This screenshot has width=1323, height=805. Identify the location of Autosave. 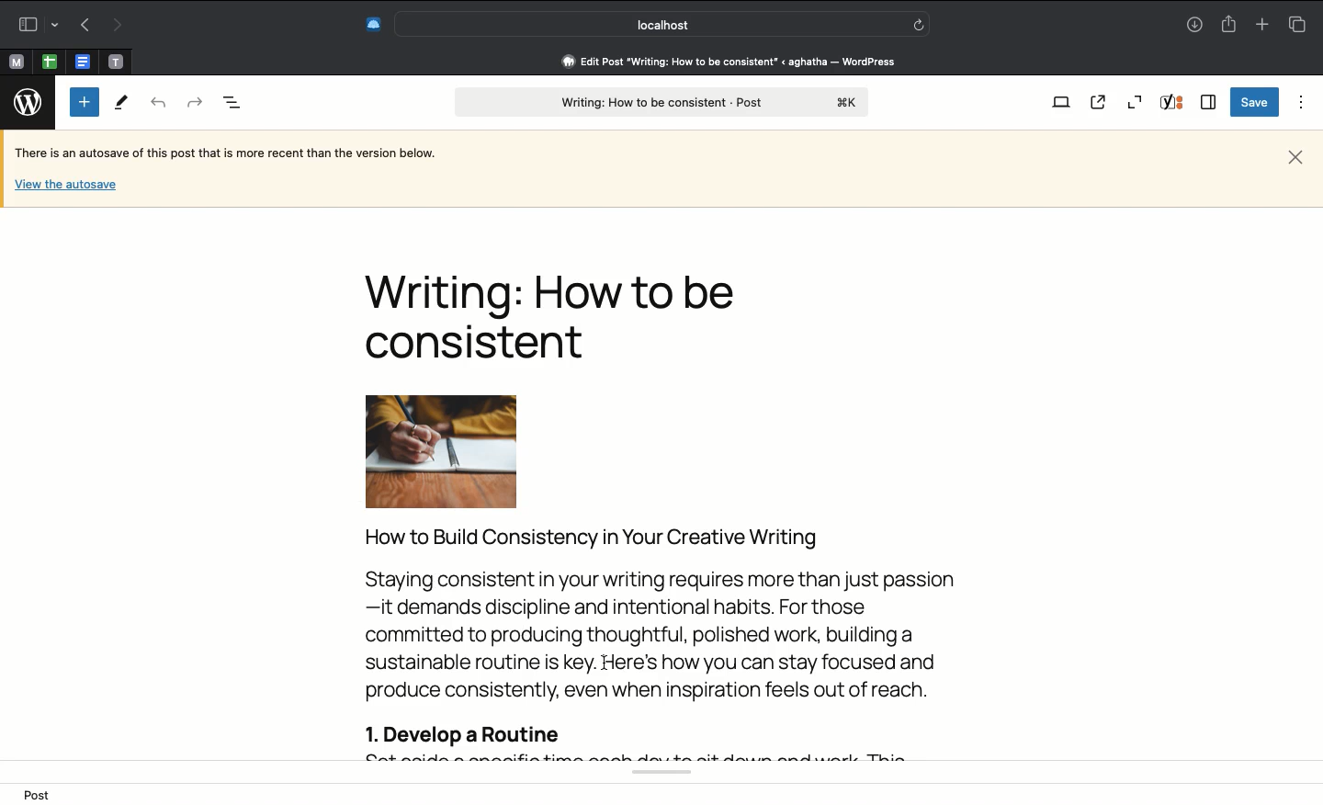
(240, 154).